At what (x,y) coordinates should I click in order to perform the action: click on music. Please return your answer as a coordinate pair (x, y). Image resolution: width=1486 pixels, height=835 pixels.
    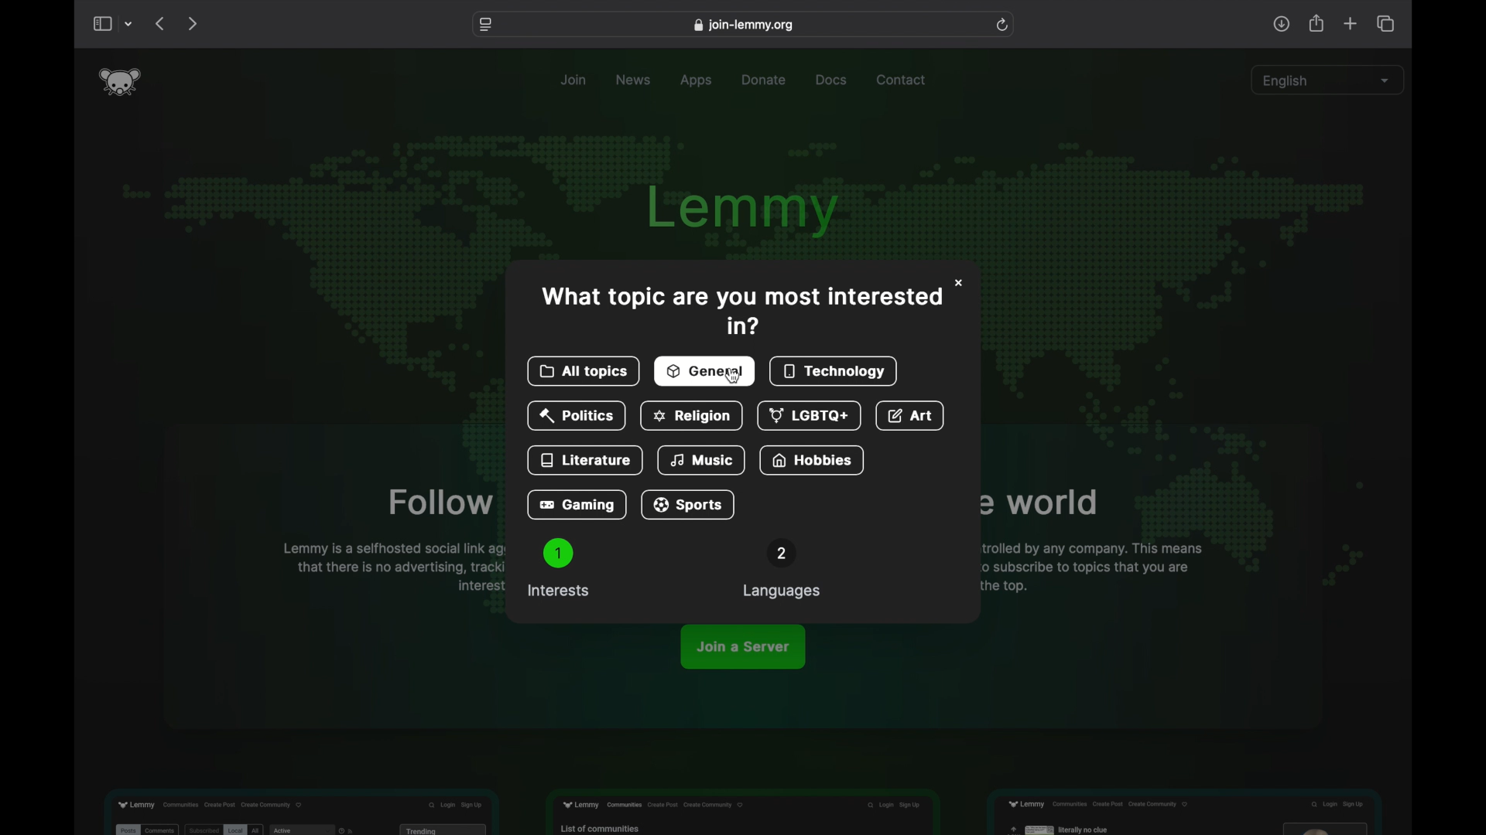
    Looking at the image, I should click on (704, 461).